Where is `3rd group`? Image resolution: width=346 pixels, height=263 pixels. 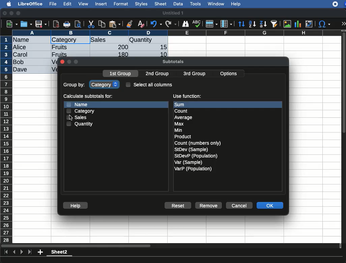
3rd group is located at coordinates (194, 74).